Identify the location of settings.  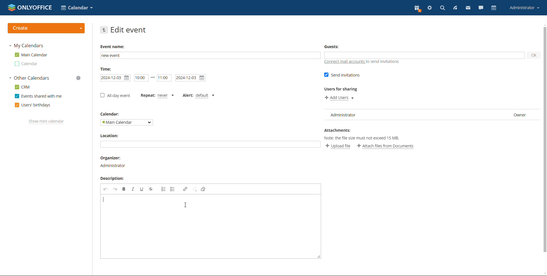
(430, 8).